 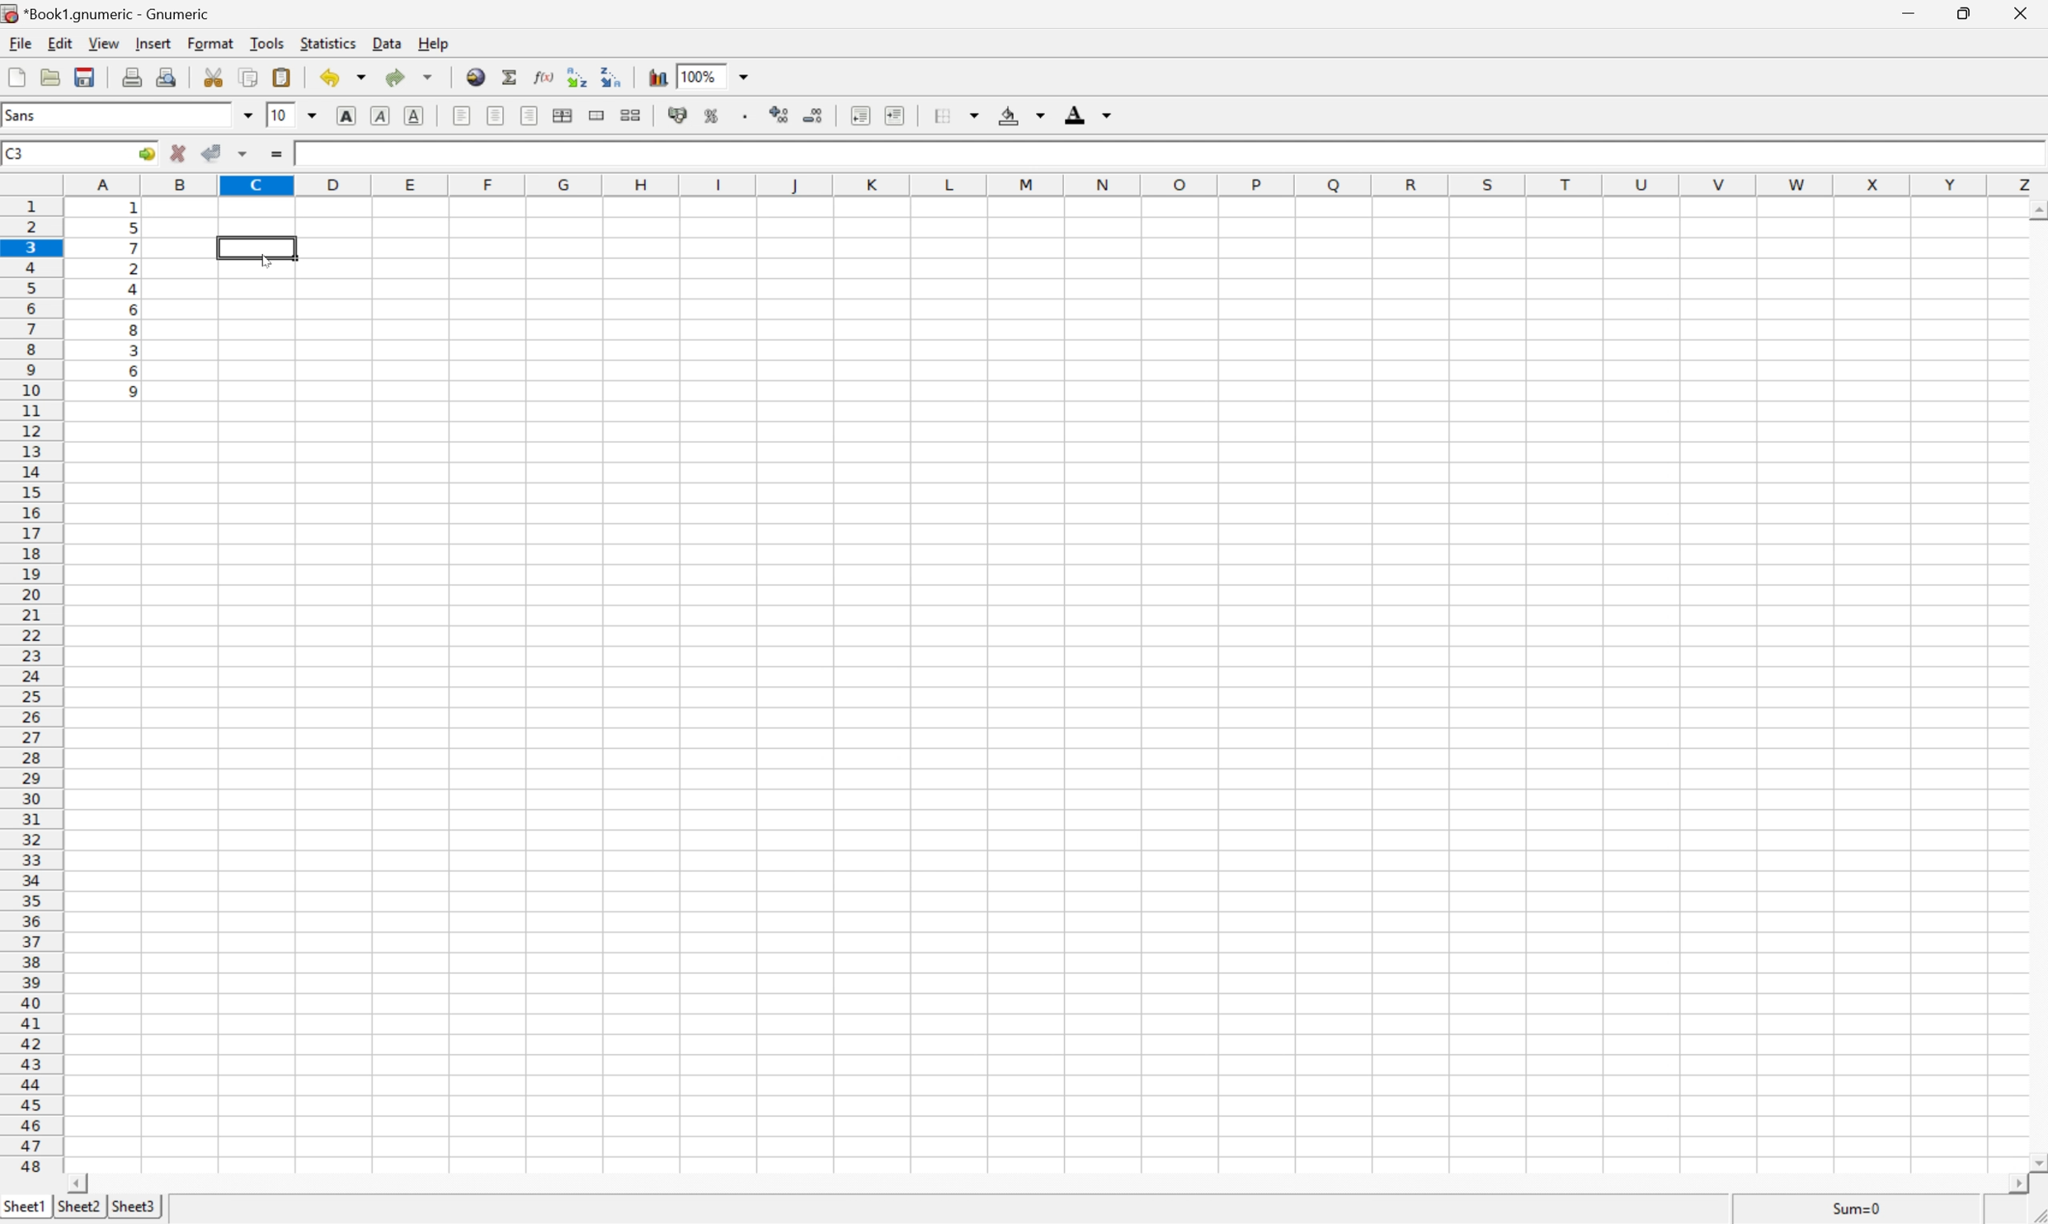 What do you see at coordinates (215, 77) in the screenshot?
I see `cut` at bounding box center [215, 77].